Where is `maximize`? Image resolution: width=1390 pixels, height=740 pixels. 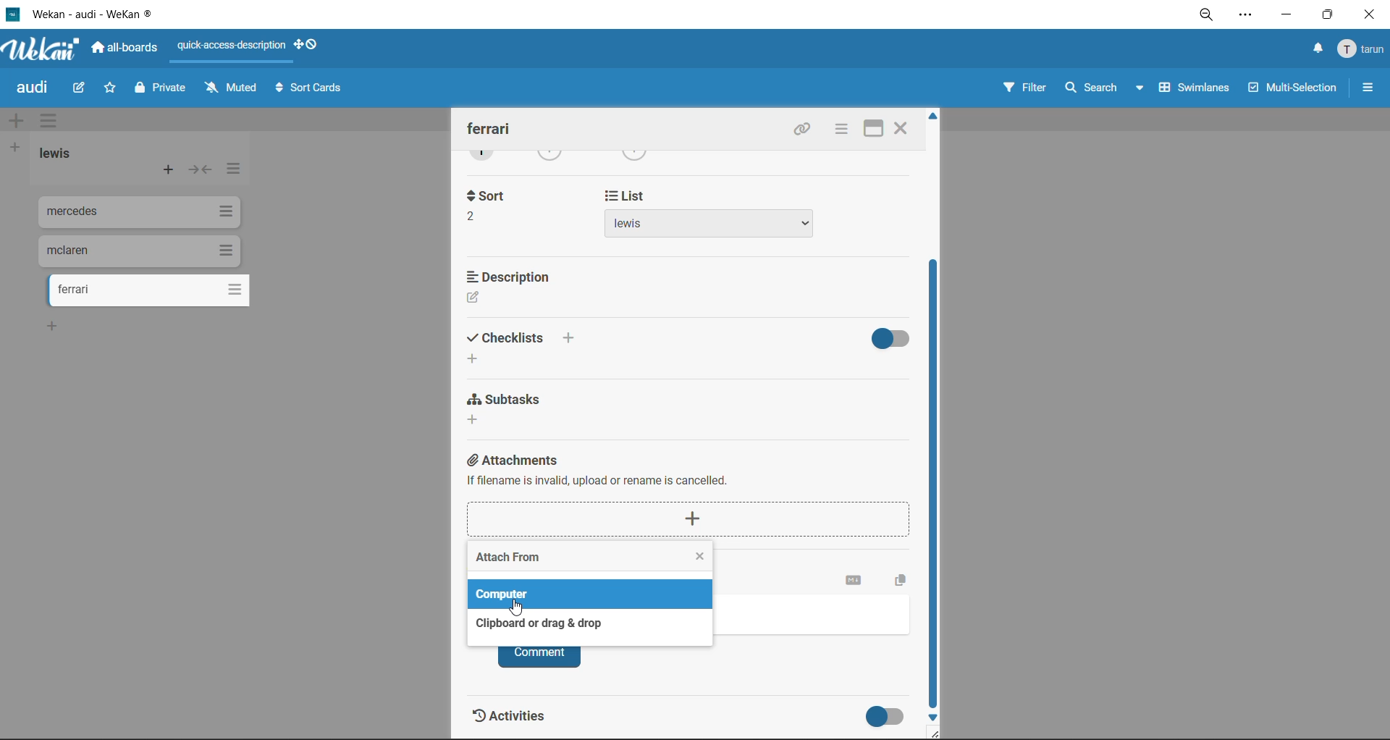 maximize is located at coordinates (1327, 16).